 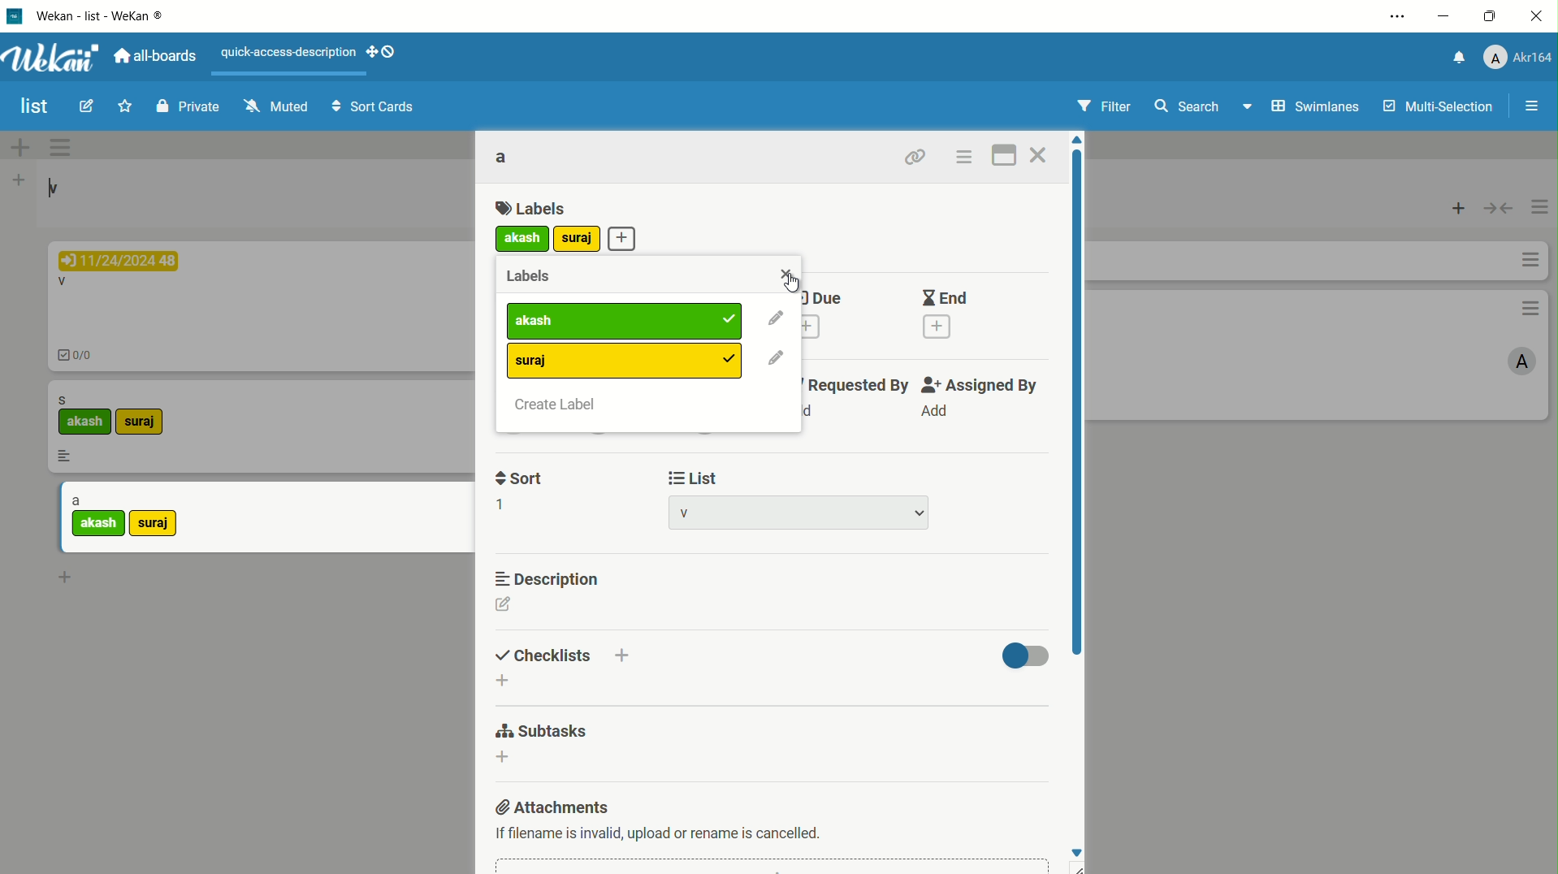 What do you see at coordinates (531, 358) in the screenshot?
I see `suraj` at bounding box center [531, 358].